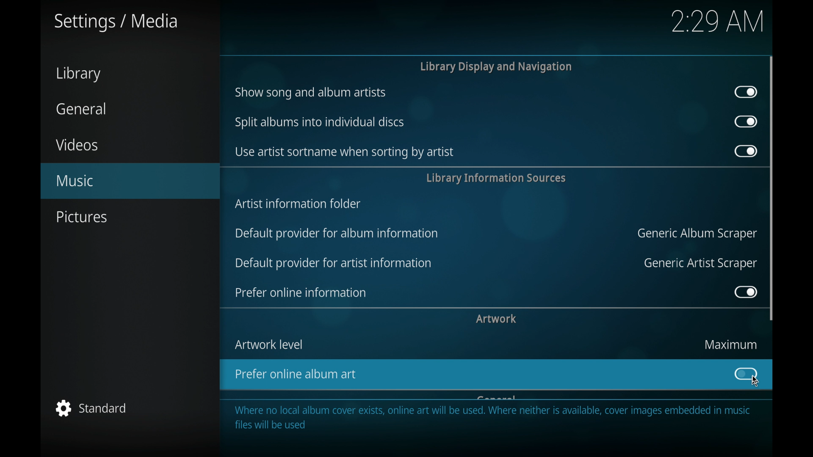 The image size is (813, 457). What do you see at coordinates (92, 409) in the screenshot?
I see `standard` at bounding box center [92, 409].